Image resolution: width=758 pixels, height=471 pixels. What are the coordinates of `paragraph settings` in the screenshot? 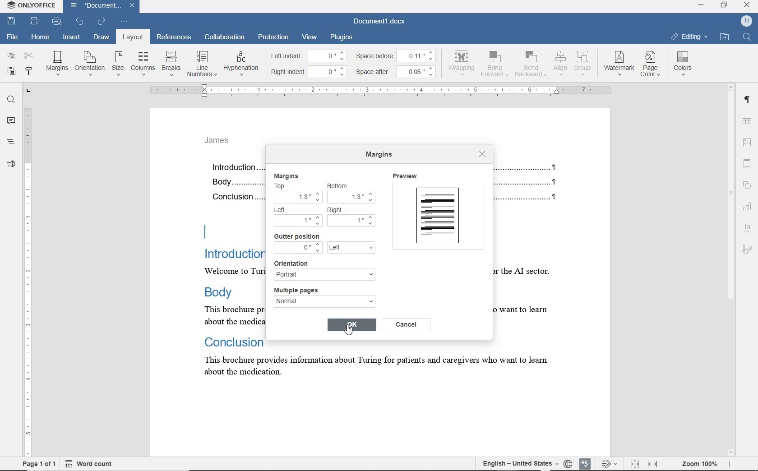 It's located at (749, 102).